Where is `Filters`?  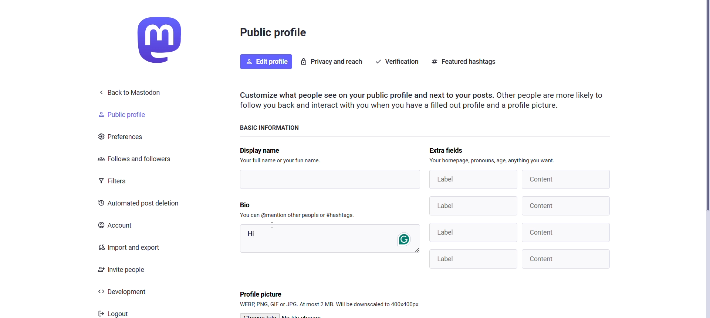
Filters is located at coordinates (116, 180).